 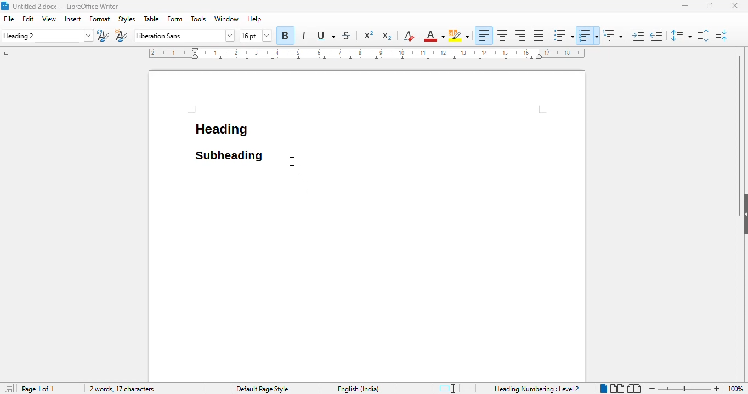 What do you see at coordinates (702, 36) in the screenshot?
I see `increase paragraph spacing` at bounding box center [702, 36].